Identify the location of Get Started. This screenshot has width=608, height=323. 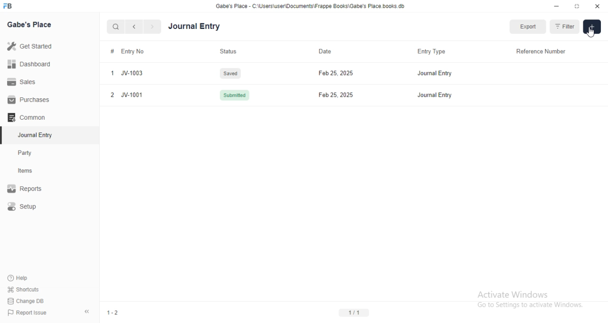
(31, 46).